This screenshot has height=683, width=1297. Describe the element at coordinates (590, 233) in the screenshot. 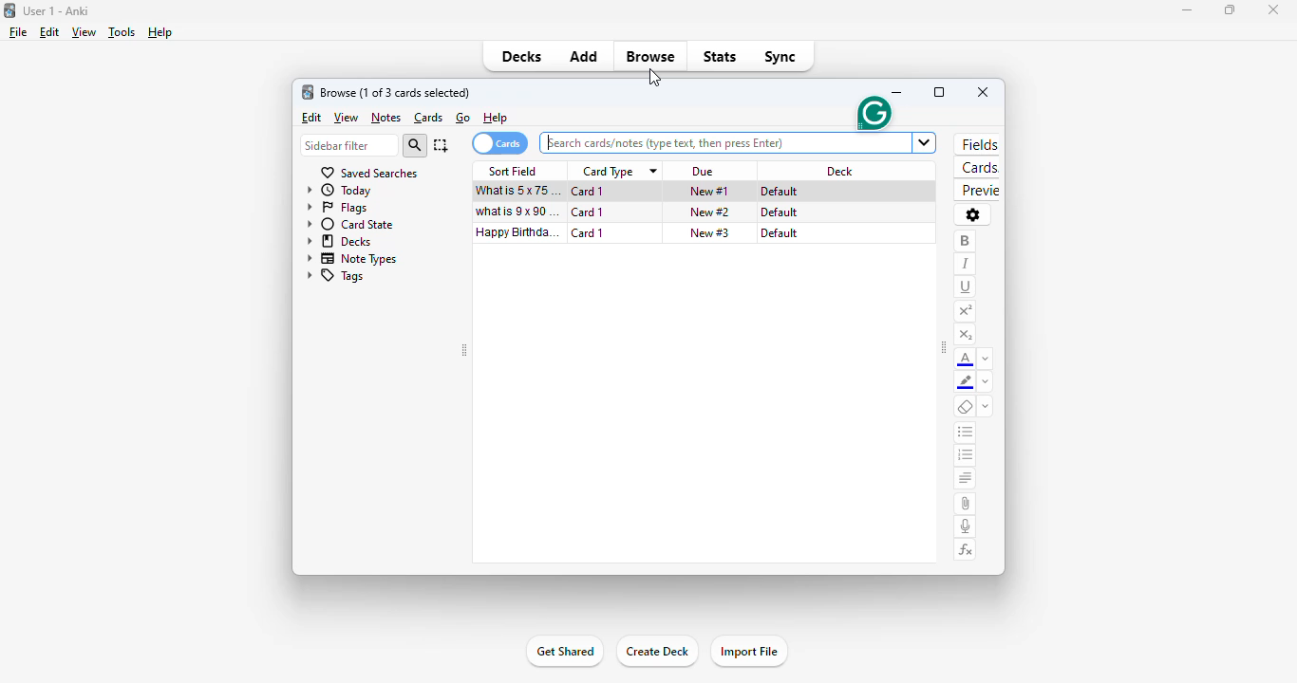

I see `card 2` at that location.